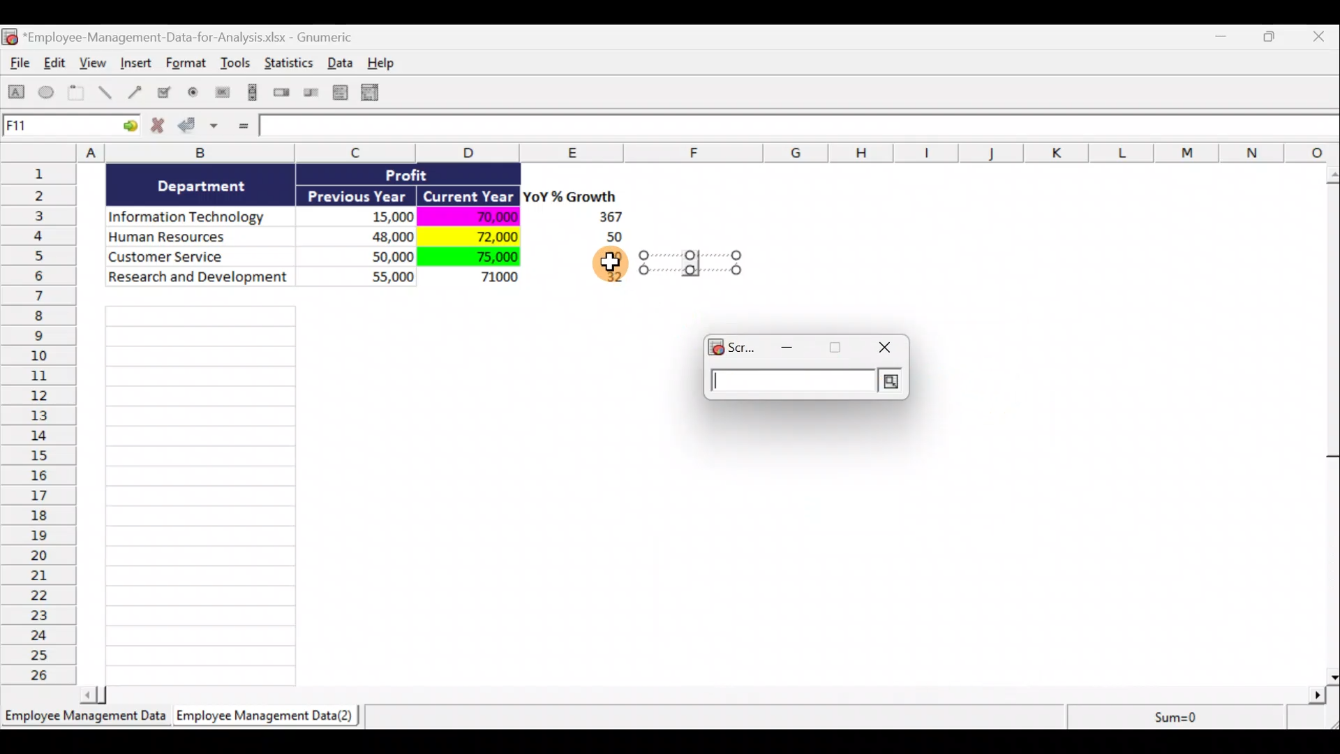 The image size is (1340, 754). I want to click on Tools, so click(237, 66).